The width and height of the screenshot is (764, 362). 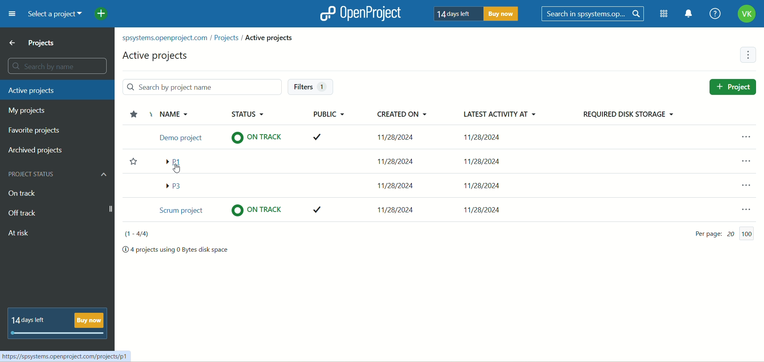 What do you see at coordinates (133, 235) in the screenshot?
I see `project number` at bounding box center [133, 235].